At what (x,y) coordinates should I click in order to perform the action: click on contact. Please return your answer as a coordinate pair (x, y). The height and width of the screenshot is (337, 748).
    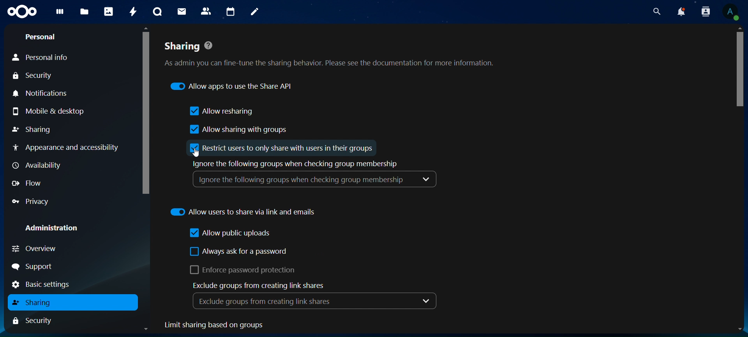
    Looking at the image, I should click on (206, 11).